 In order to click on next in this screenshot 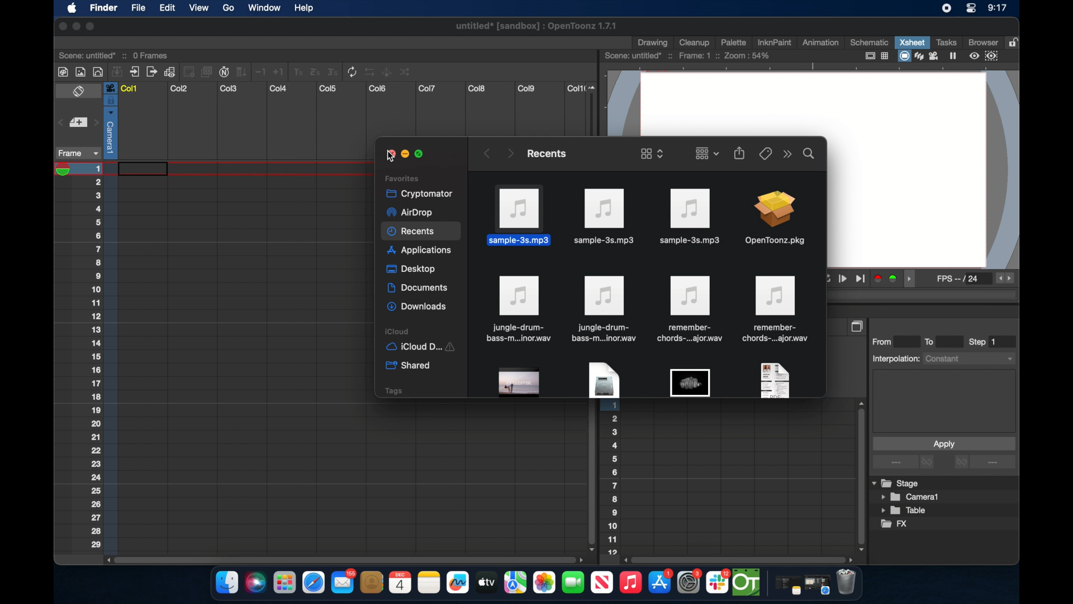, I will do `click(510, 153)`.